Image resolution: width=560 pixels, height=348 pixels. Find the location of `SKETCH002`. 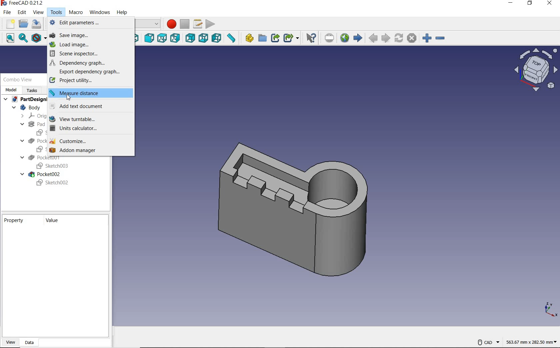

SKETCH002 is located at coordinates (53, 183).